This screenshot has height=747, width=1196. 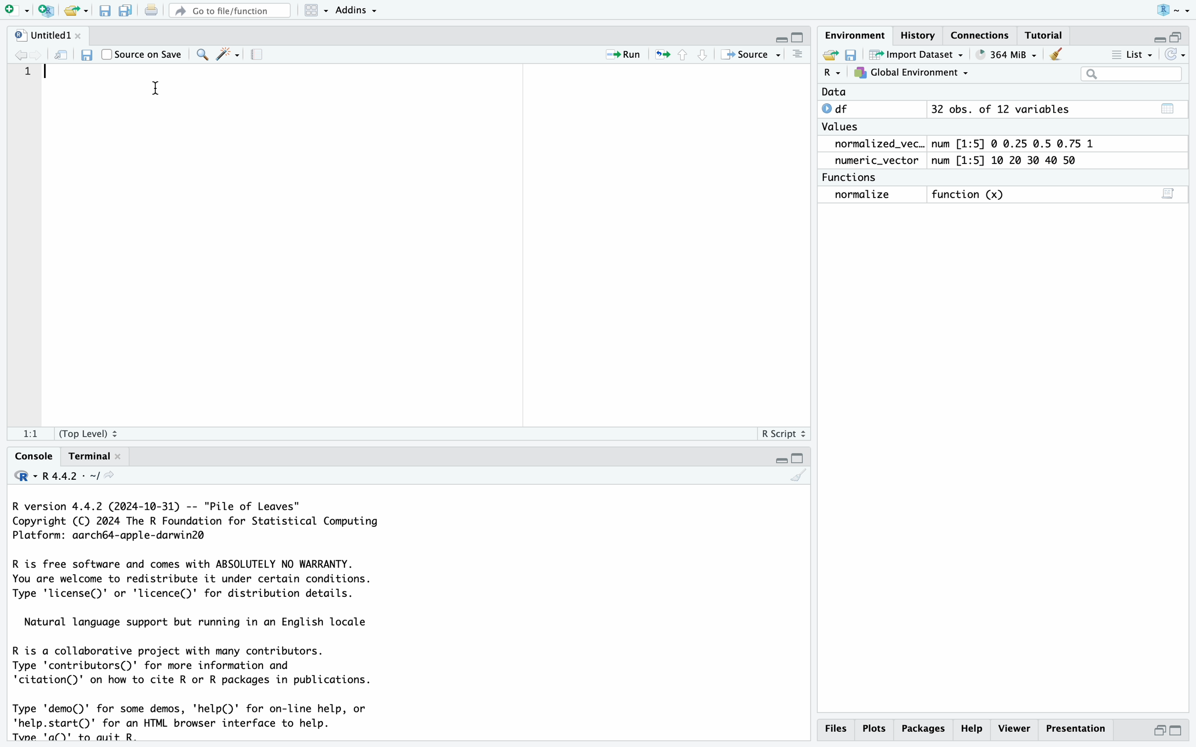 What do you see at coordinates (226, 53) in the screenshot?
I see `Wand` at bounding box center [226, 53].